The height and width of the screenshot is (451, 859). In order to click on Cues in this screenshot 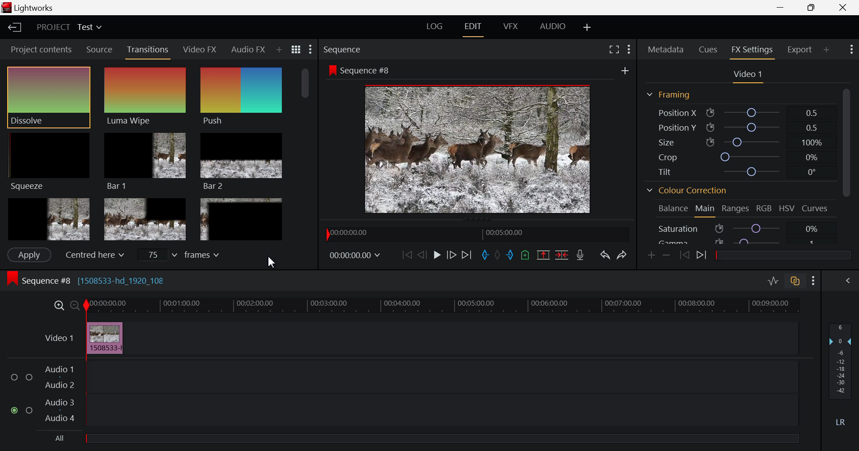, I will do `click(708, 49)`.